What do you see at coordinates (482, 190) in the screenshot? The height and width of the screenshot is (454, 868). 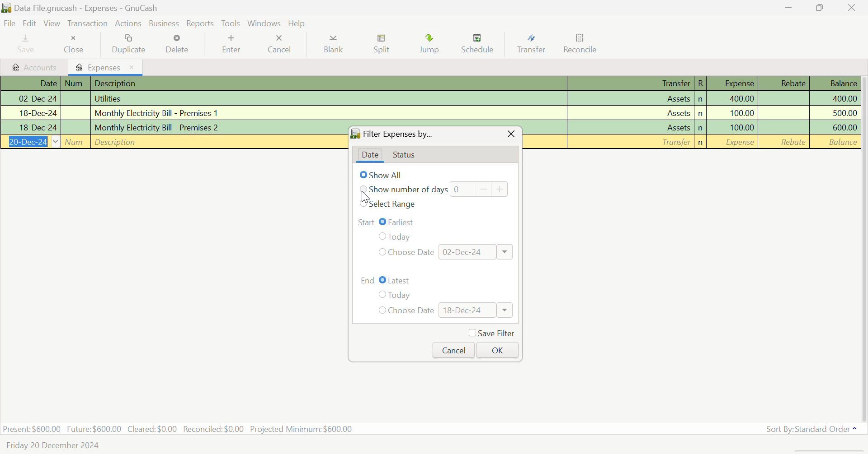 I see `Days counter` at bounding box center [482, 190].